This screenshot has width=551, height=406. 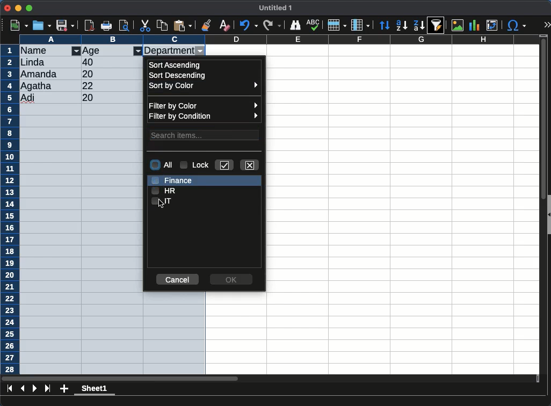 I want to click on adi, so click(x=28, y=98).